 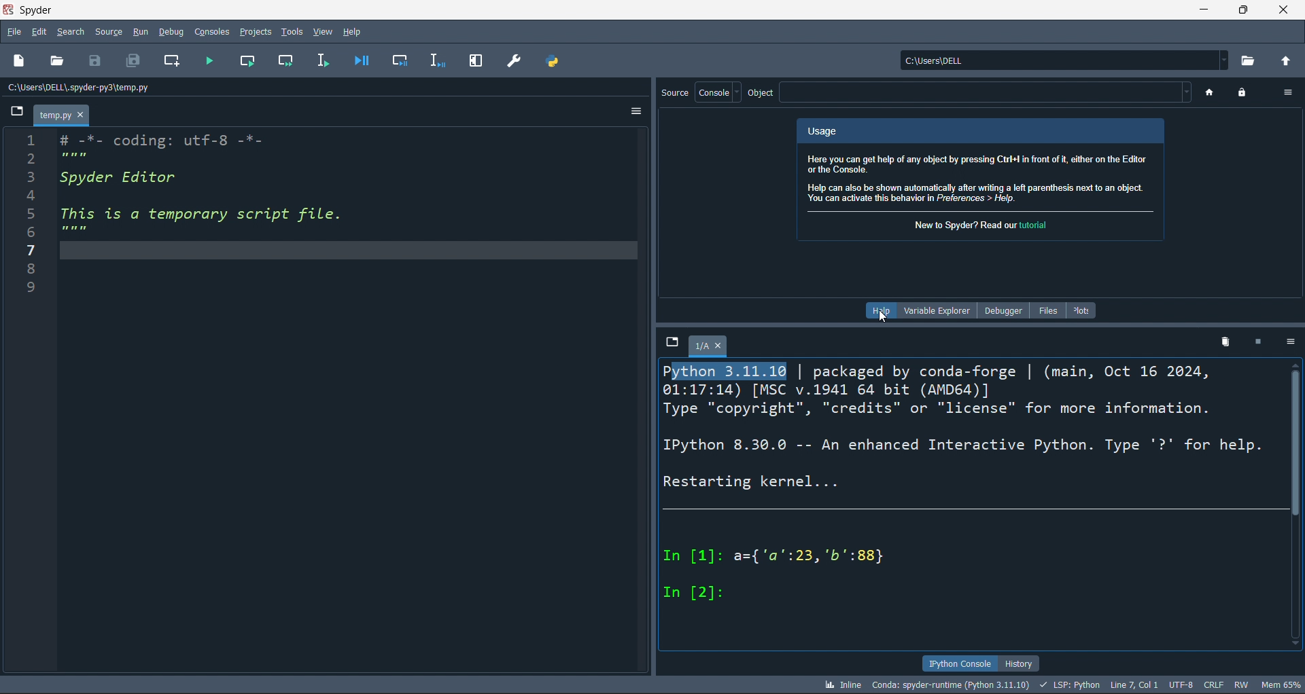 What do you see at coordinates (1289, 95) in the screenshot?
I see `more options` at bounding box center [1289, 95].